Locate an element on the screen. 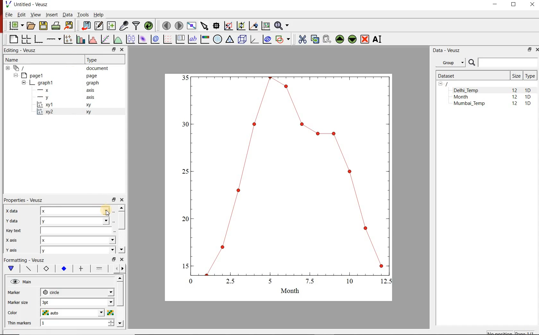 This screenshot has height=335, width=539. click to zoom out of graph axes is located at coordinates (241, 26).